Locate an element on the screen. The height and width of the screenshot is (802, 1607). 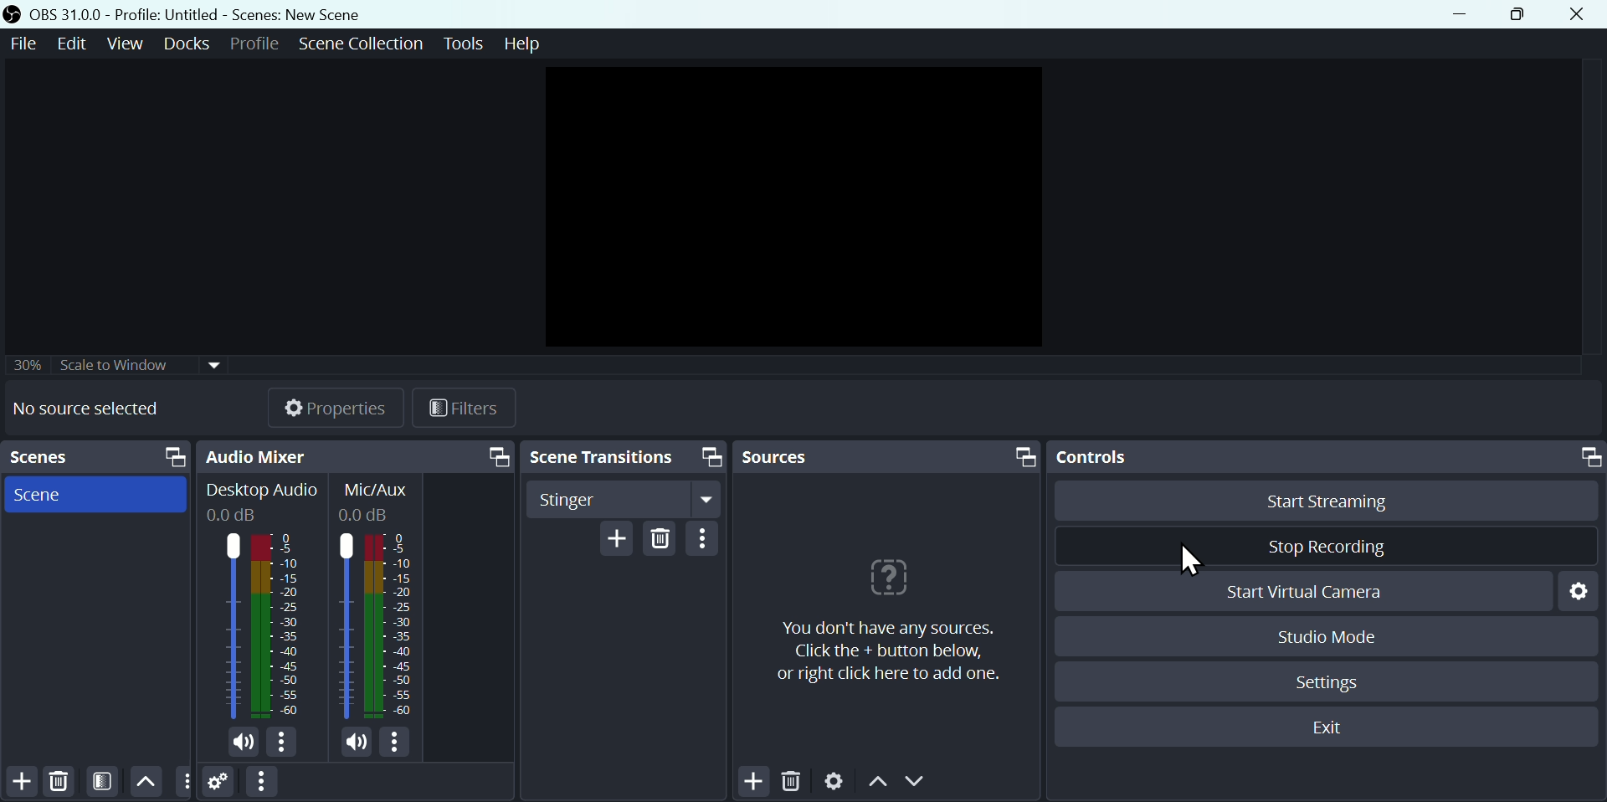
Controls is located at coordinates (1096, 458).